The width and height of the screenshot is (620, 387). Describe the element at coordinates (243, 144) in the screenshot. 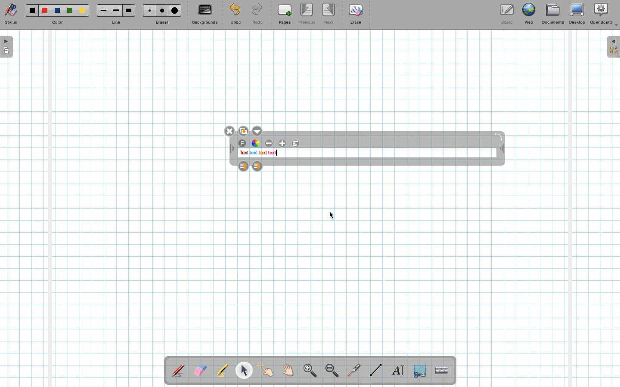

I see `Font` at that location.